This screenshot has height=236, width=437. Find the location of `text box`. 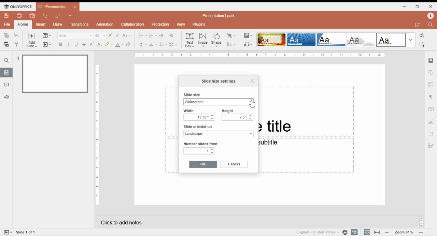

text box is located at coordinates (191, 40).